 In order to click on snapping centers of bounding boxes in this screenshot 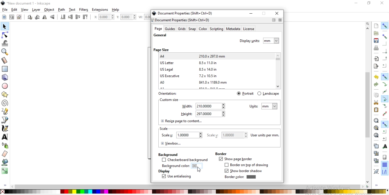, I will do `click(384, 66)`.